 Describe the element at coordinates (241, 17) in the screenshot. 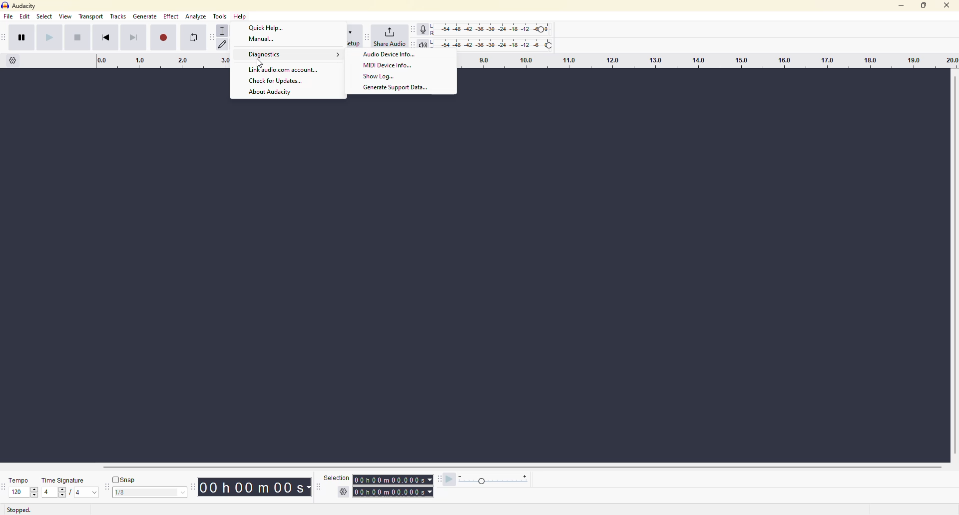

I see `help` at that location.